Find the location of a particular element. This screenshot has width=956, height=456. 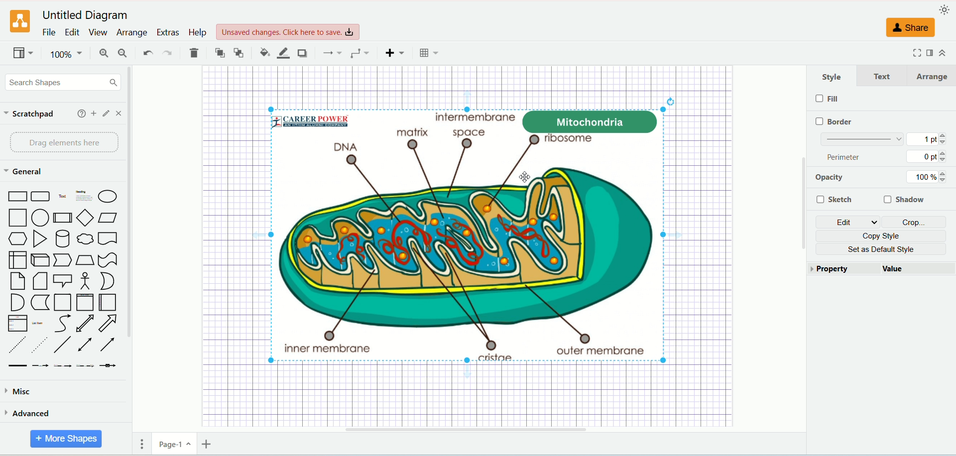

help is located at coordinates (198, 32).